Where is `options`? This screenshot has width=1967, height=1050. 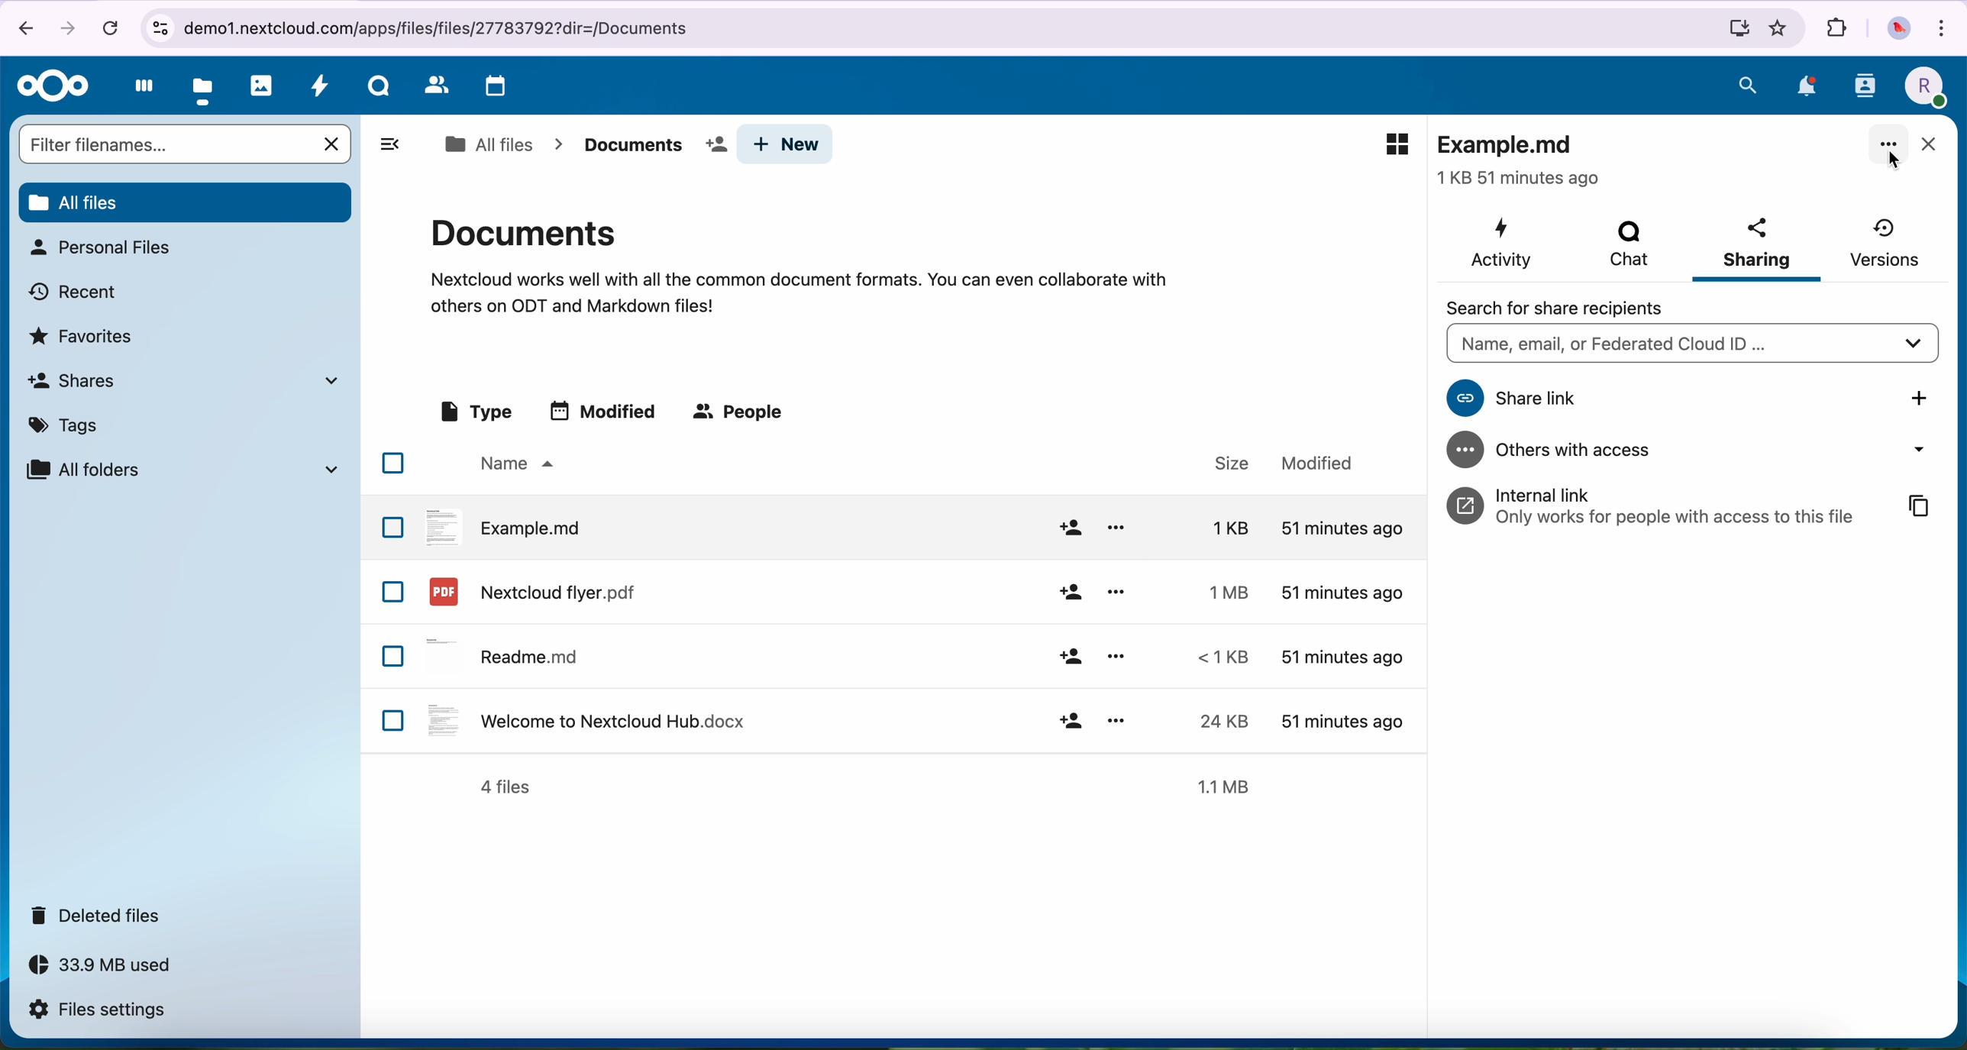 options is located at coordinates (1118, 655).